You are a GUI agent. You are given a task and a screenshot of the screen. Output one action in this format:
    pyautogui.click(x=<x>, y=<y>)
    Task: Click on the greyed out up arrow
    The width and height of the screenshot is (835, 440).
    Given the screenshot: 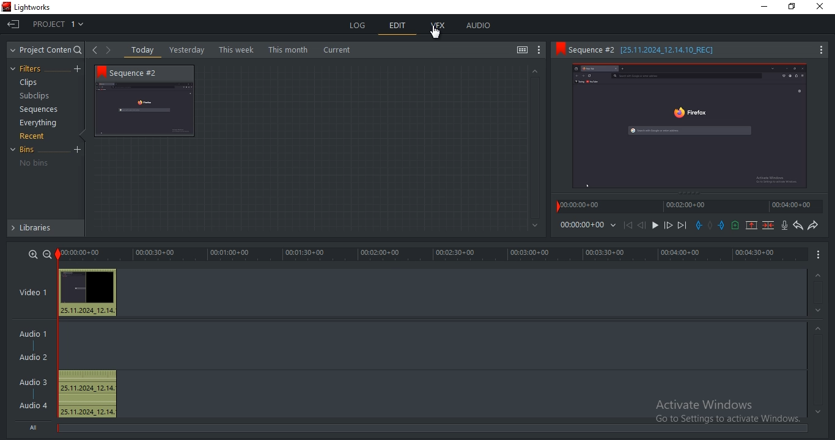 What is the action you would take?
    pyautogui.click(x=818, y=275)
    